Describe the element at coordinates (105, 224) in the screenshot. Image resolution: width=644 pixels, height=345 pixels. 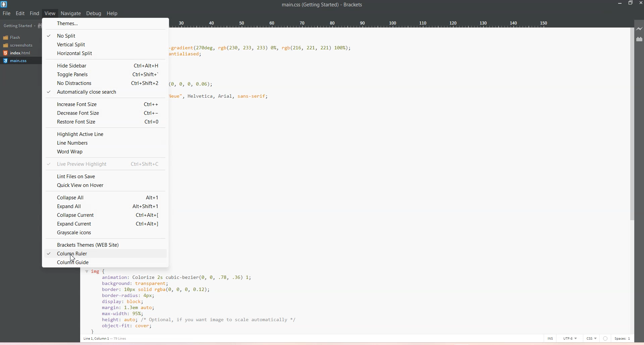
I see `Expand Current` at that location.